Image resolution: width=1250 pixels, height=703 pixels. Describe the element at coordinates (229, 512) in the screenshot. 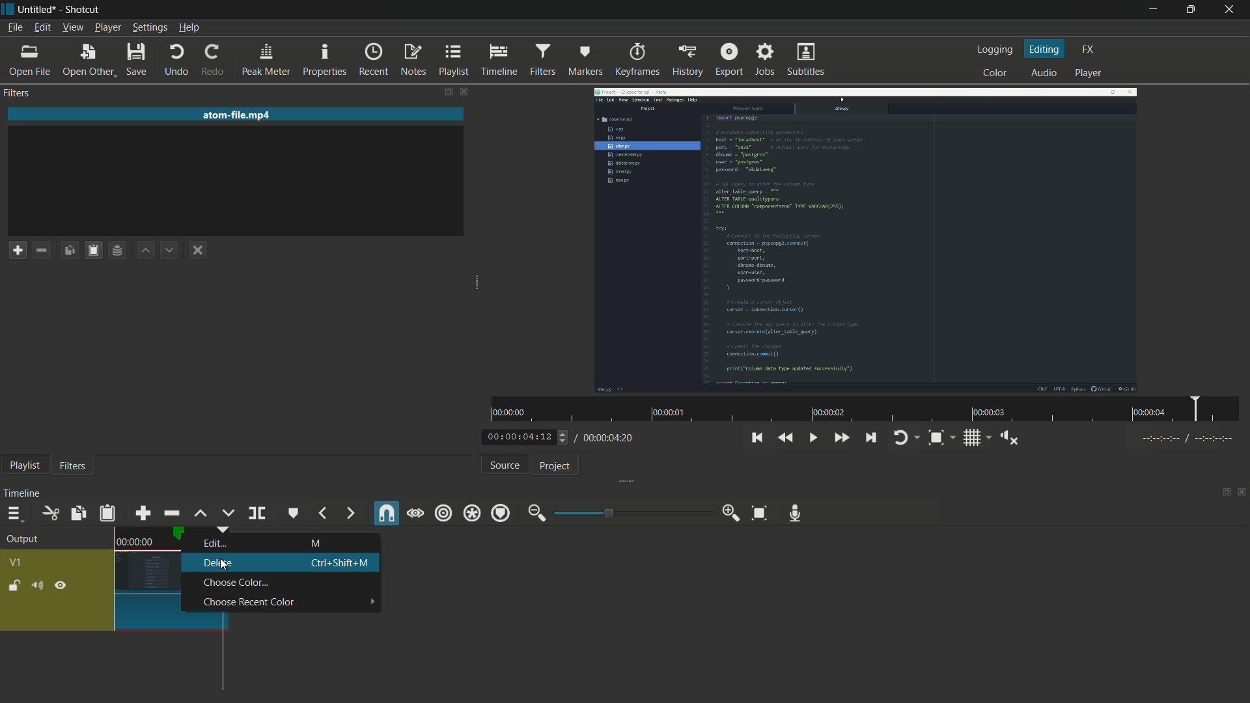

I see `overwrite` at that location.